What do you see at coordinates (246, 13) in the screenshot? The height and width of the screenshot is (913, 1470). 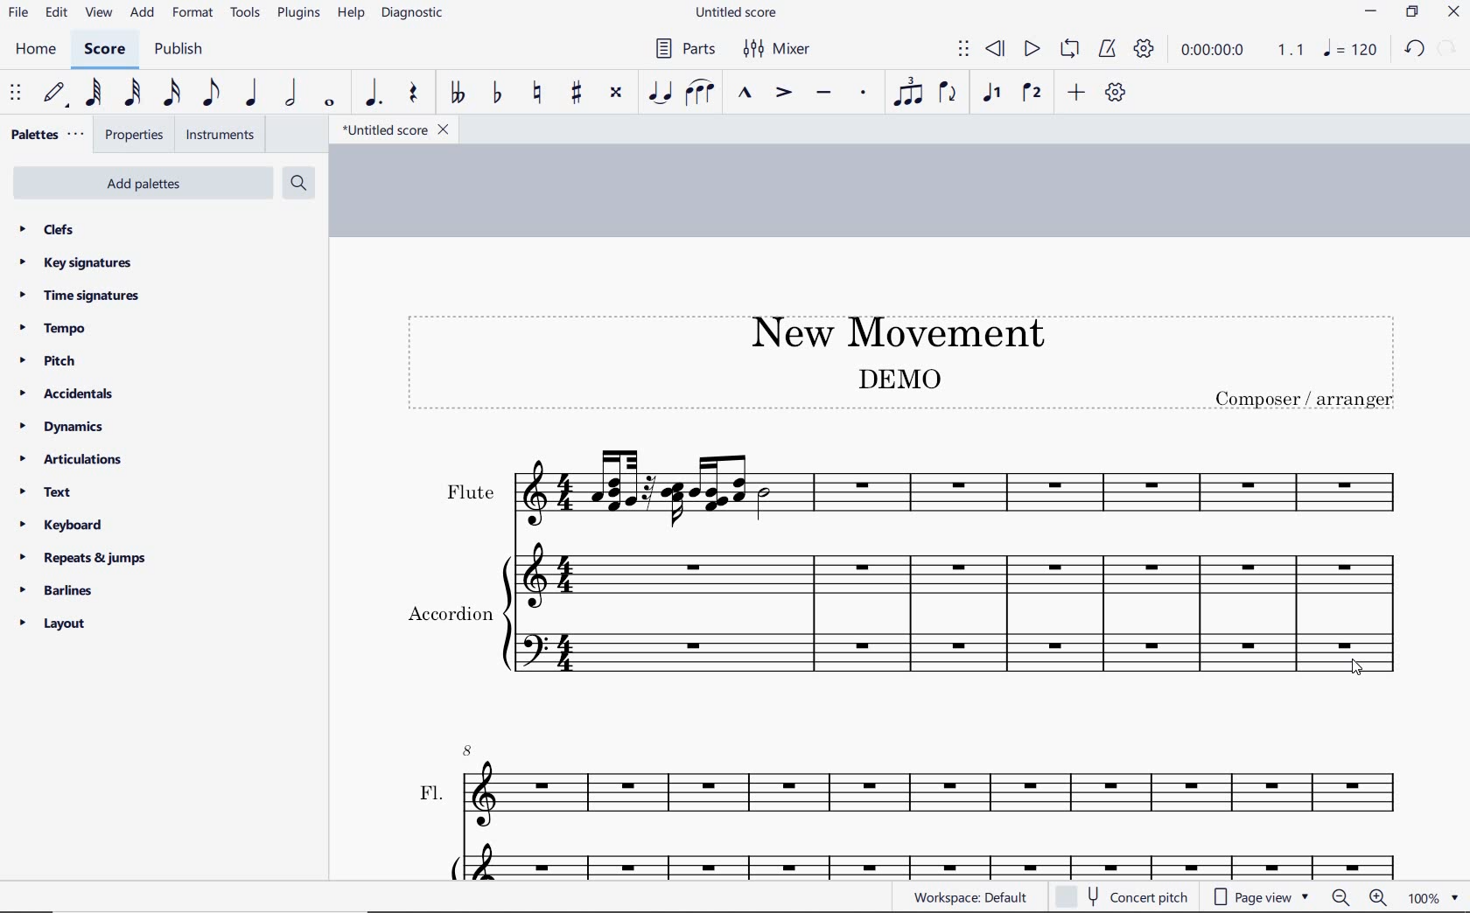 I see `tools` at bounding box center [246, 13].